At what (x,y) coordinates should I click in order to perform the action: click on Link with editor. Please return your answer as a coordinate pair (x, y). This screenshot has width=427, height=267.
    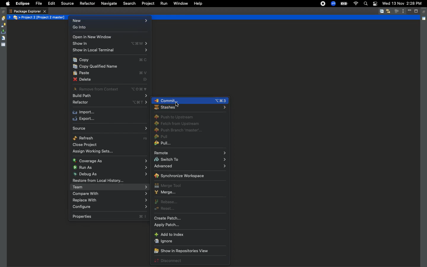
    Looking at the image, I should click on (388, 11).